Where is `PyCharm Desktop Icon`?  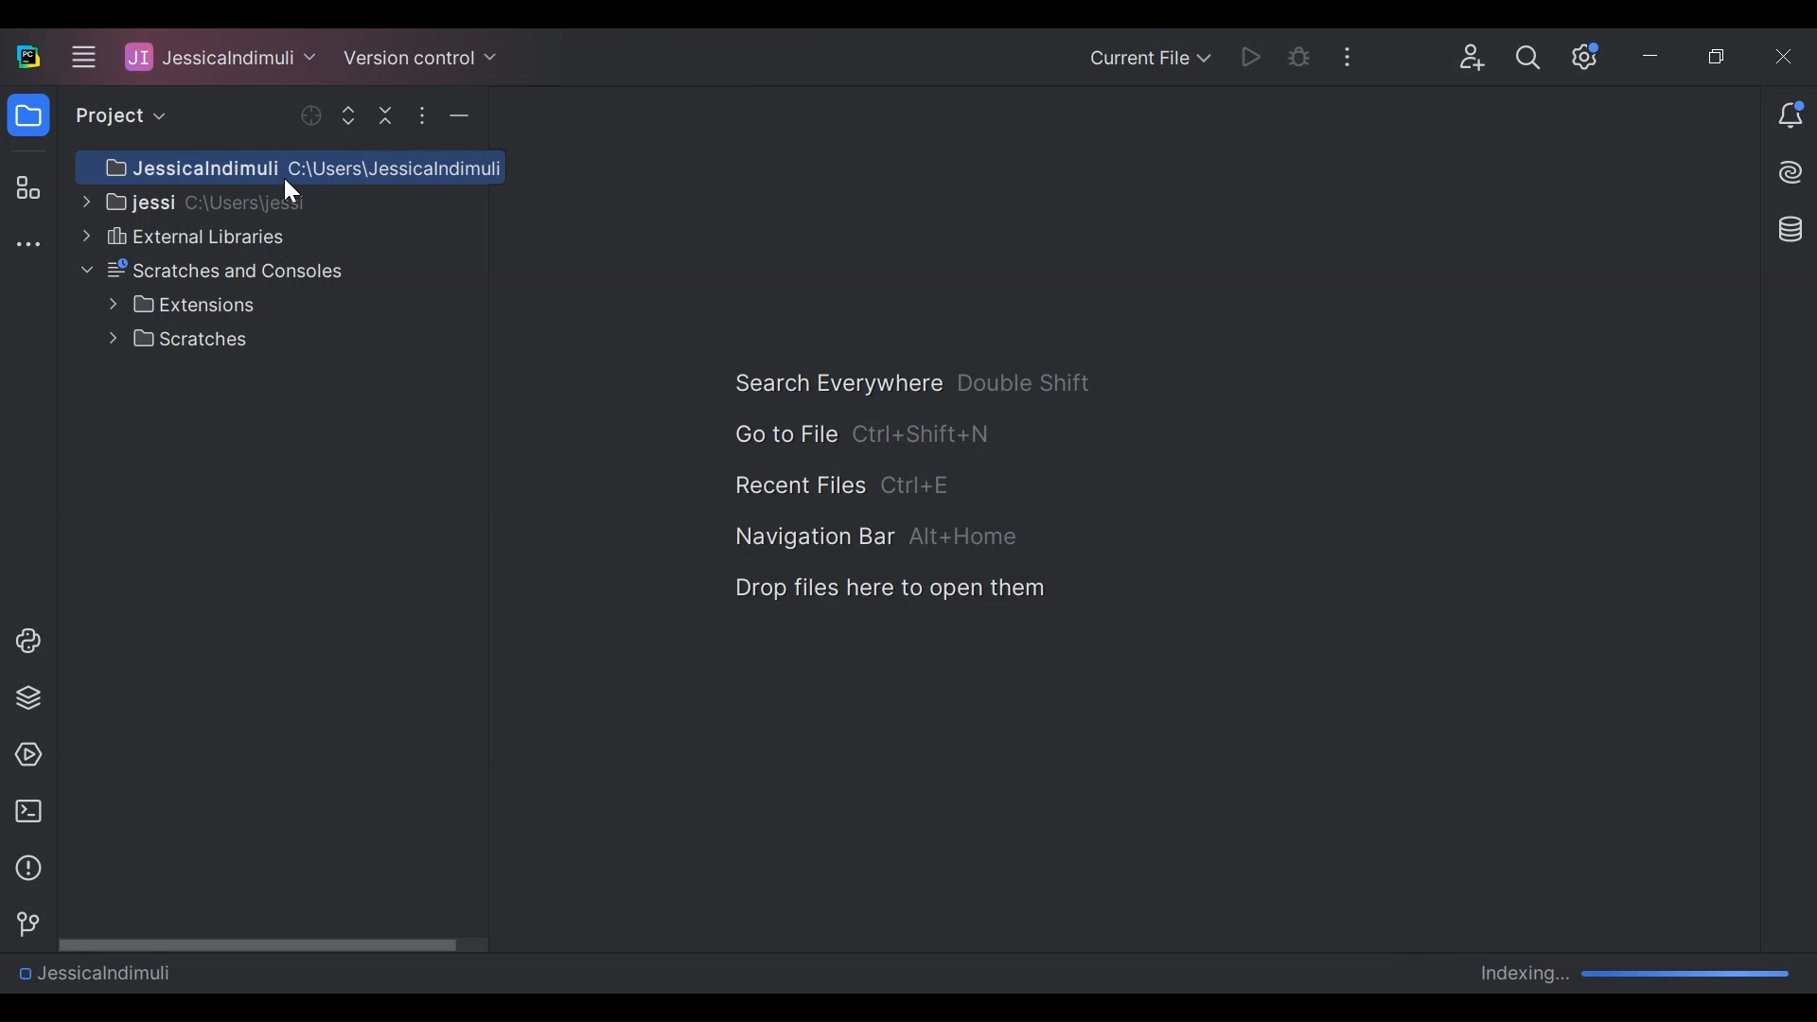 PyCharm Desktop Icon is located at coordinates (29, 58).